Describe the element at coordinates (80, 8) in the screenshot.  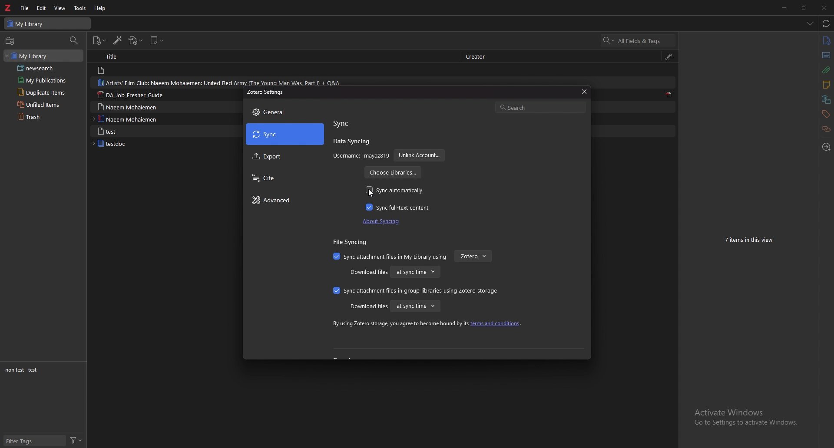
I see `tools` at that location.